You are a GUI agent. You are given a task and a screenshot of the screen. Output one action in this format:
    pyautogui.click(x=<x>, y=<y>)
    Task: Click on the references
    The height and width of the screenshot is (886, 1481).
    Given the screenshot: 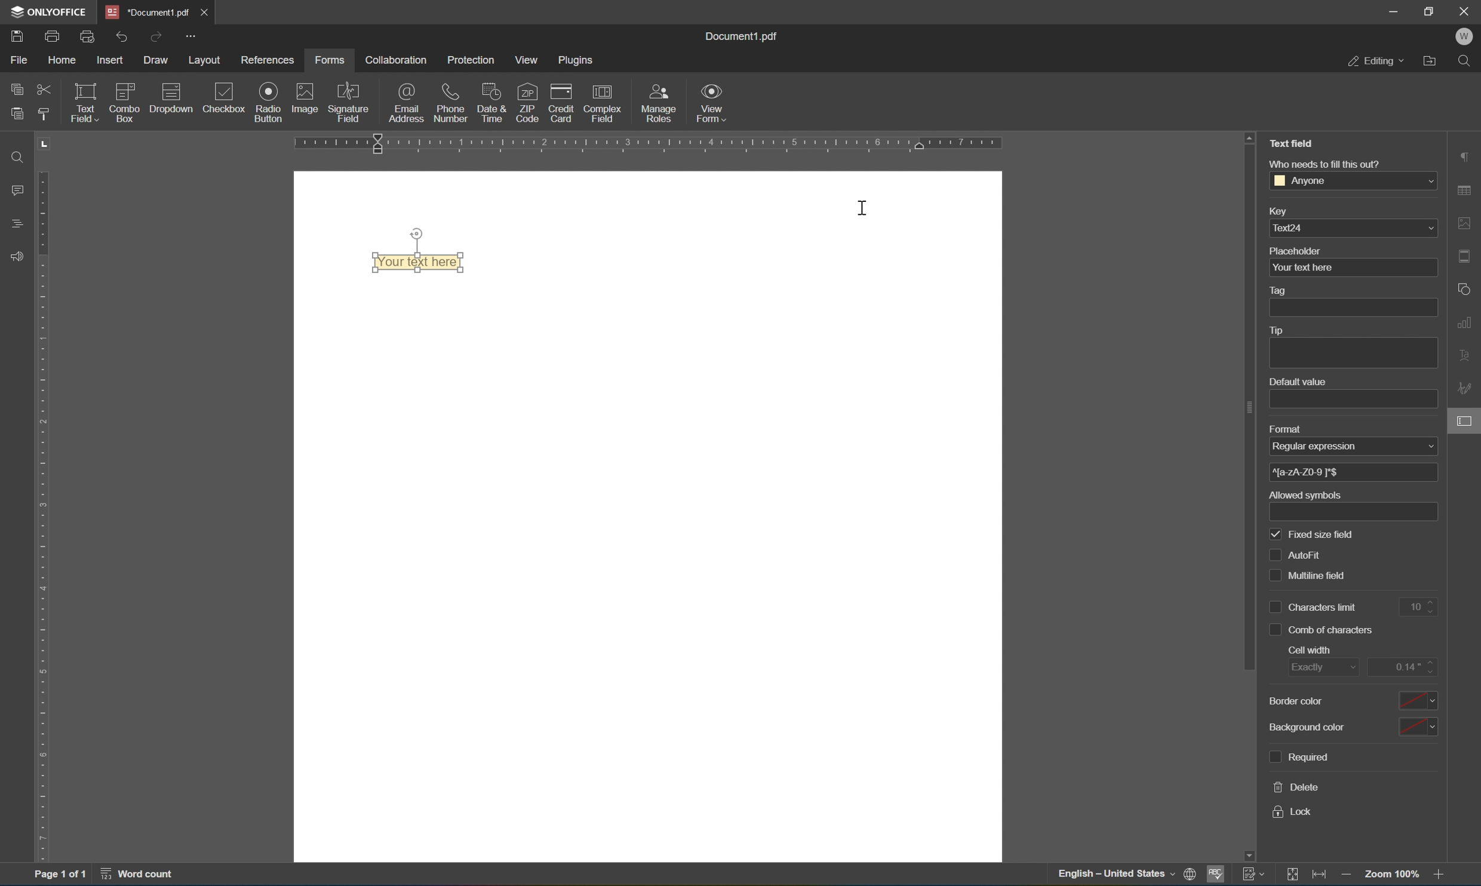 What is the action you would take?
    pyautogui.click(x=270, y=60)
    